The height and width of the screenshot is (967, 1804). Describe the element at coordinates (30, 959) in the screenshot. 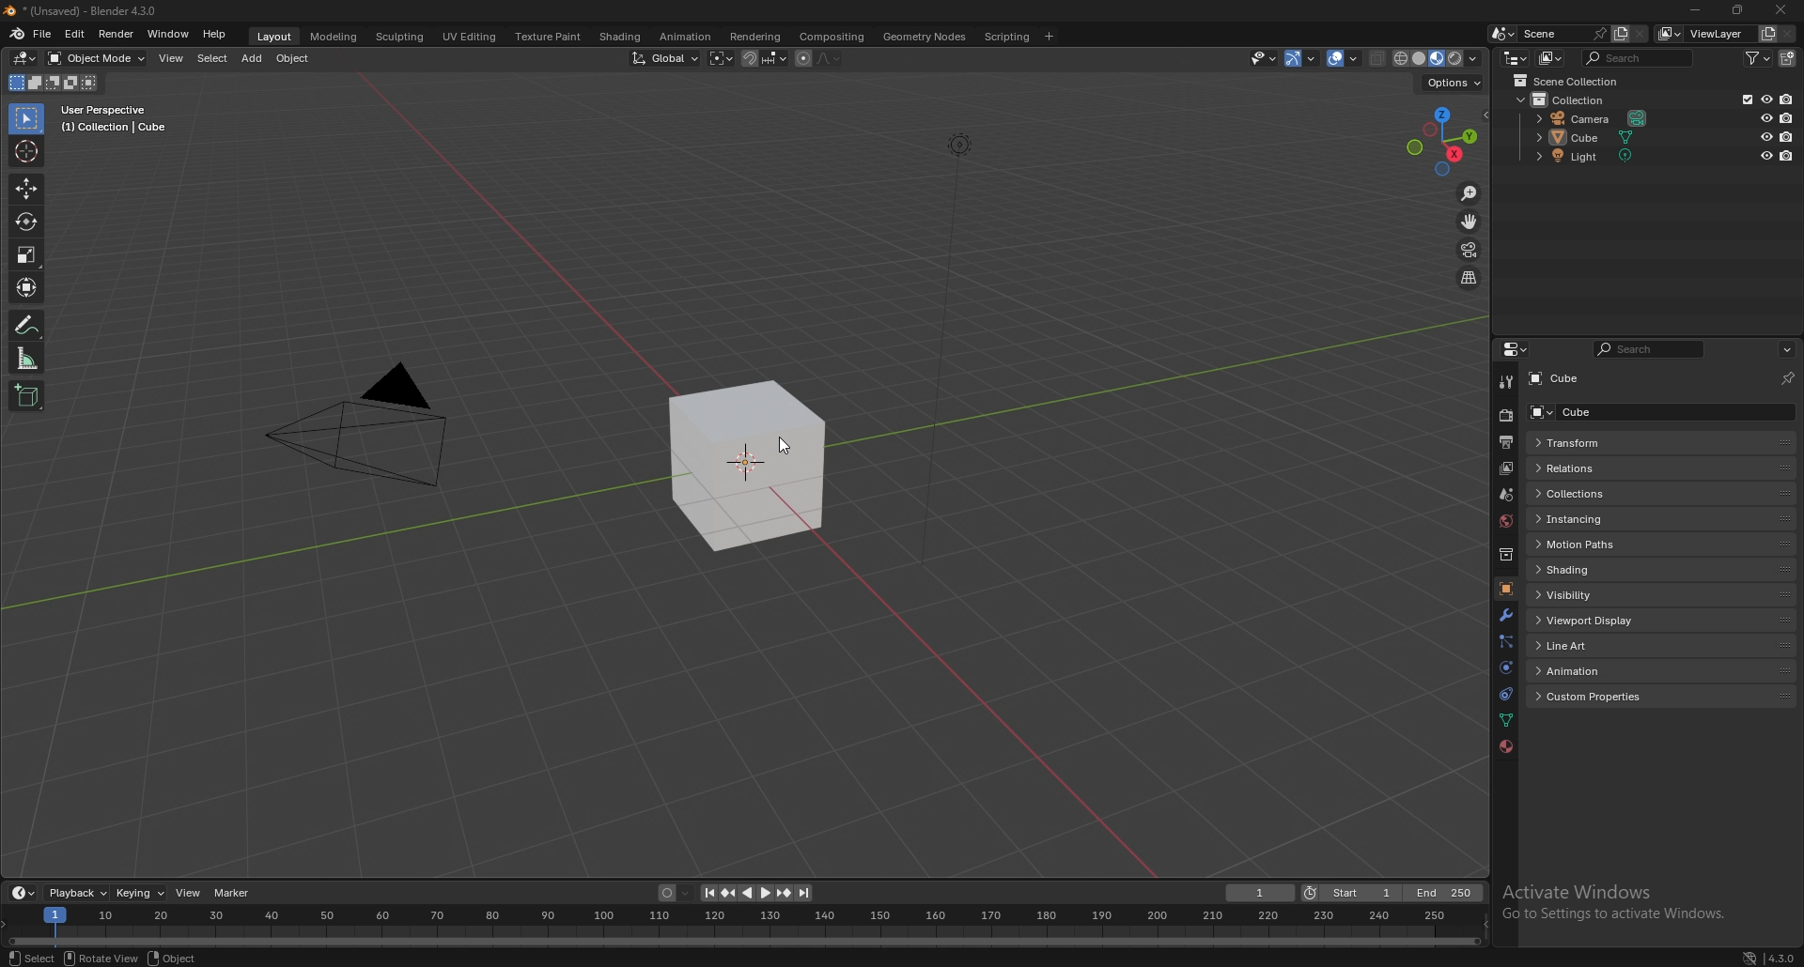

I see `select` at that location.